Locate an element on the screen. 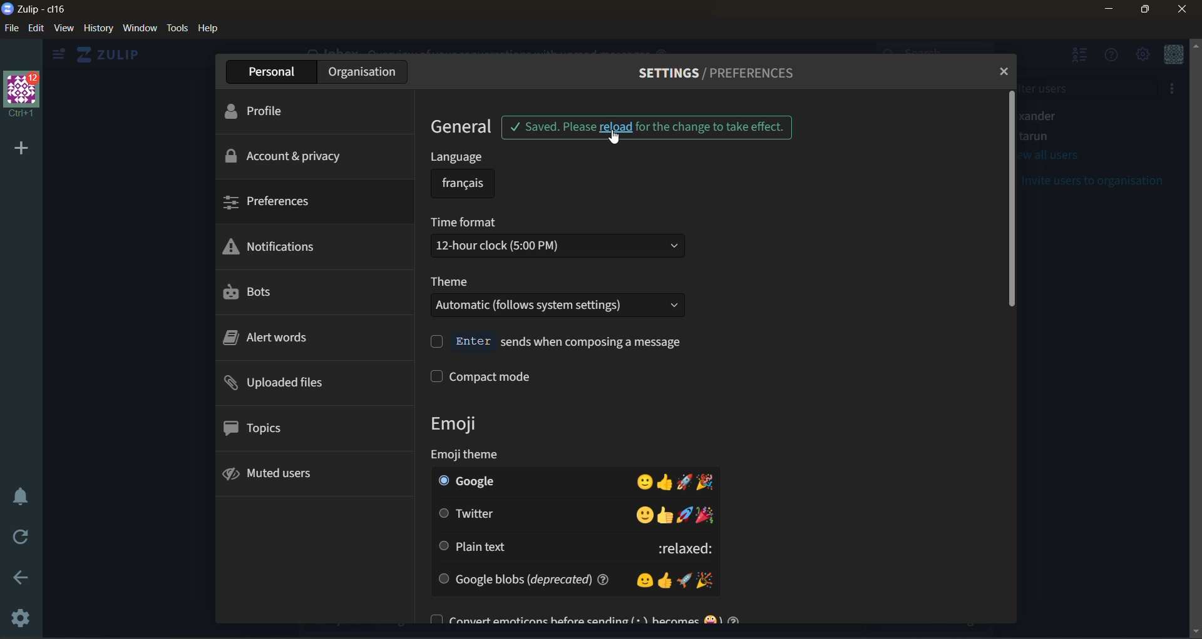  show left side bar is located at coordinates (58, 54).